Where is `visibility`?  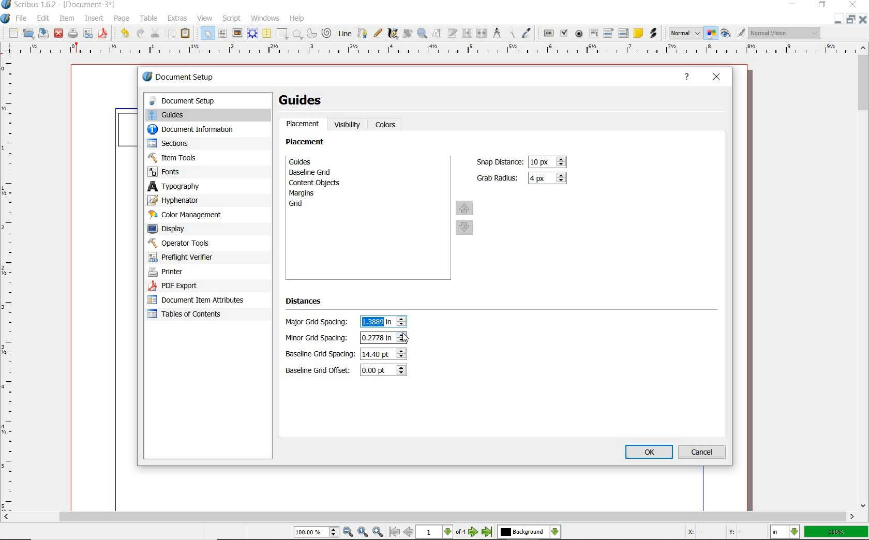 visibility is located at coordinates (348, 125).